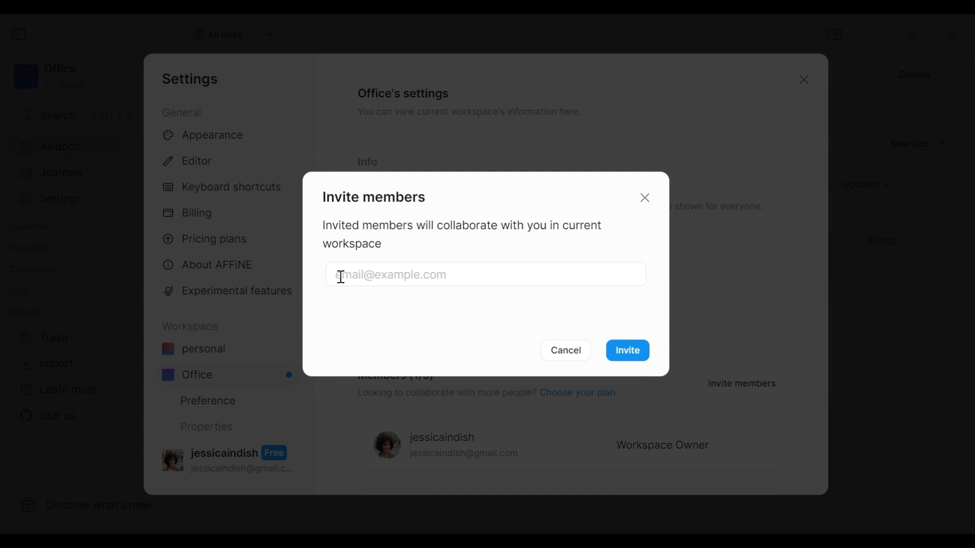 The height and width of the screenshot is (548, 975). Describe the element at coordinates (342, 278) in the screenshot. I see `Cursor` at that location.